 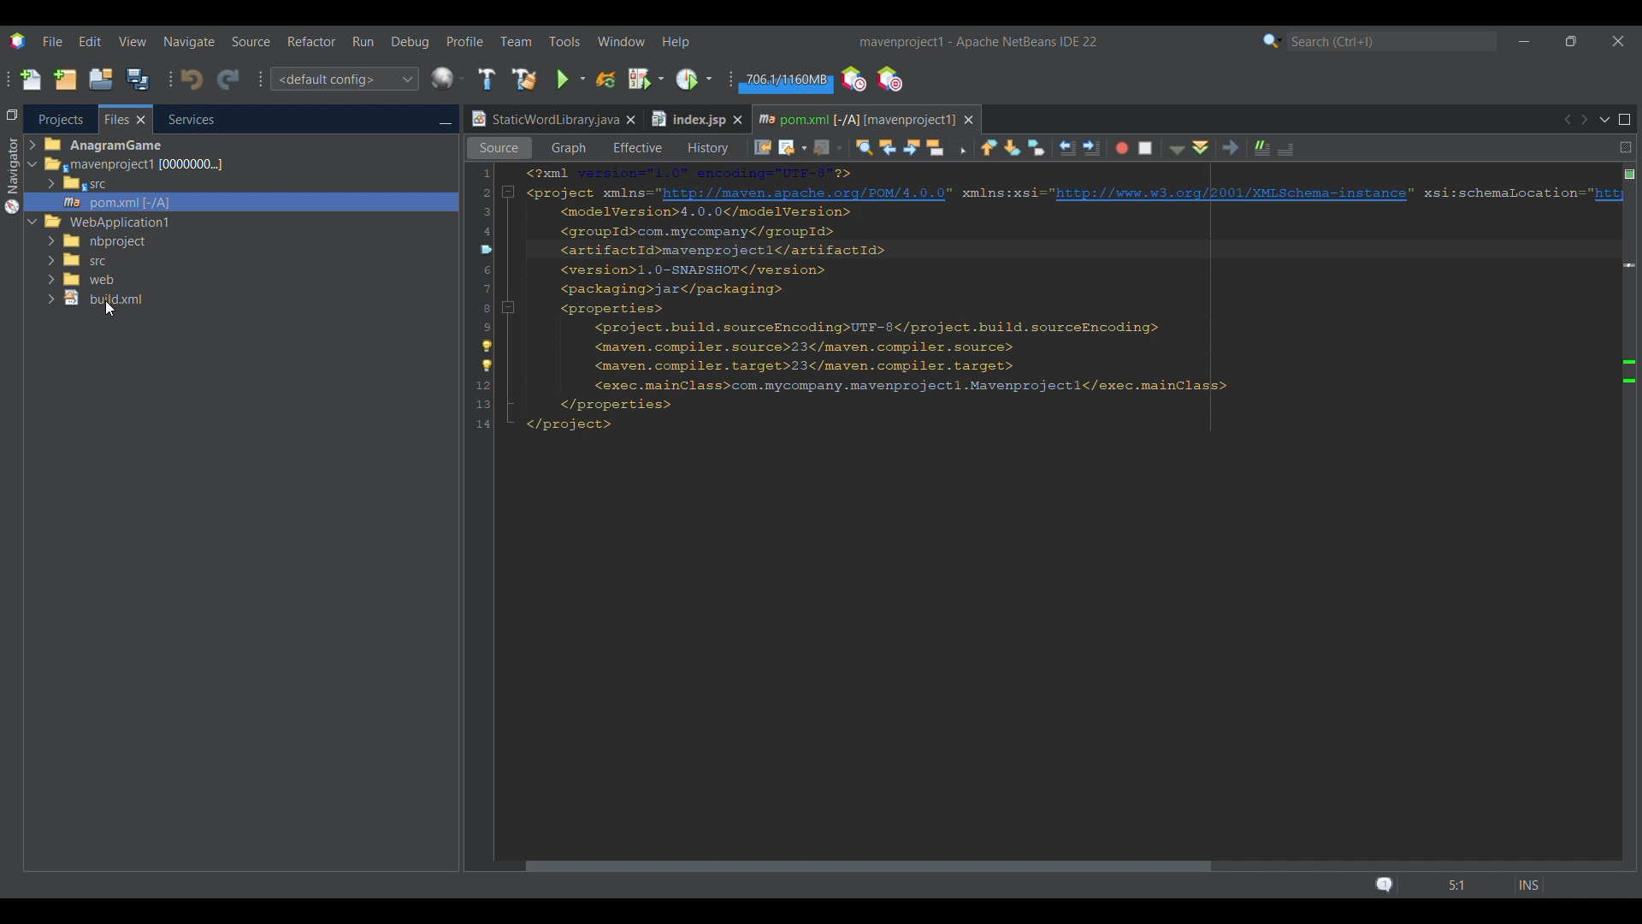 What do you see at coordinates (1605, 121) in the screenshot?
I see `Show opened documents list` at bounding box center [1605, 121].